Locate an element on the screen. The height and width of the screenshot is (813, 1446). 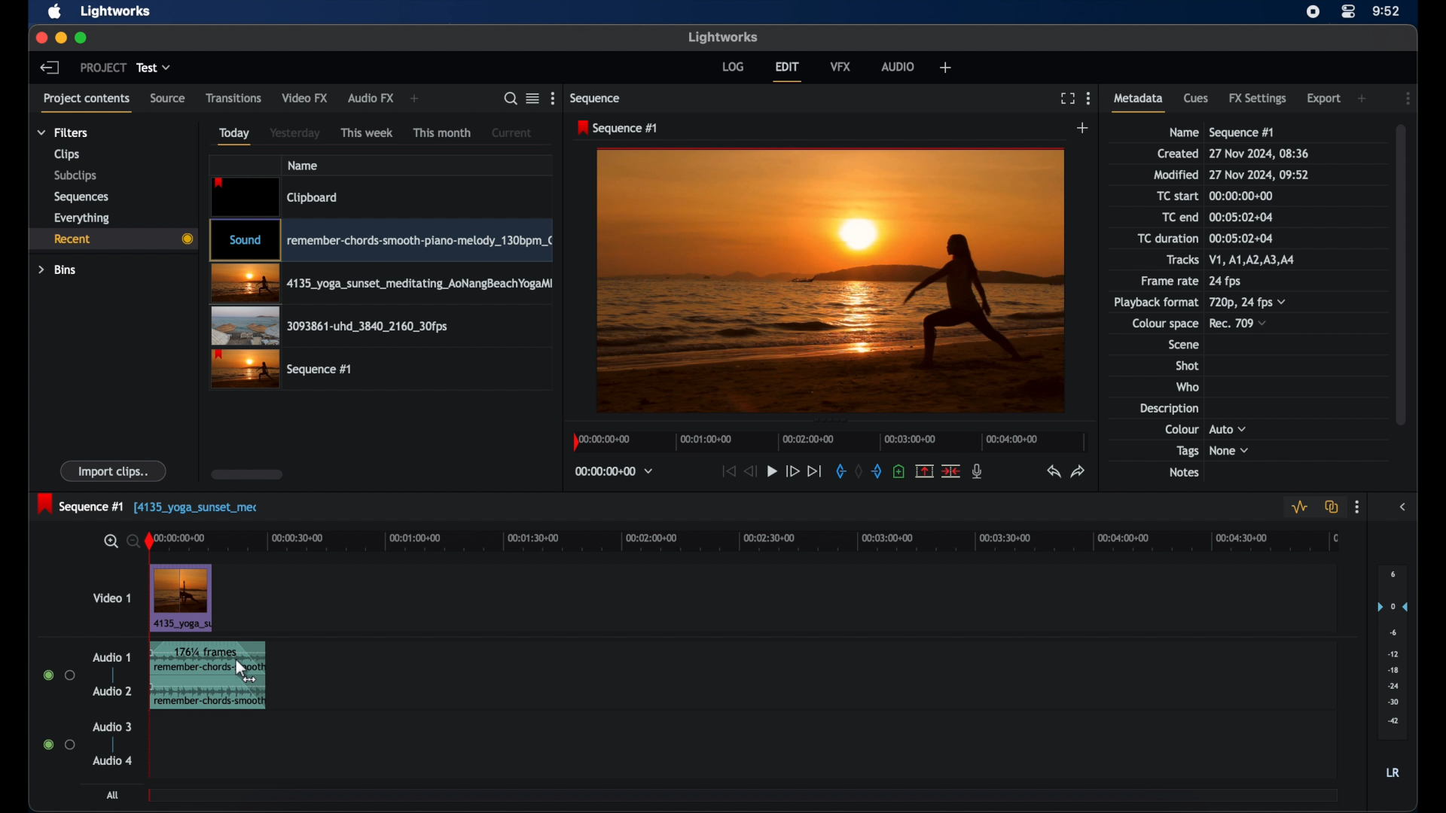
colour is located at coordinates (1181, 428).